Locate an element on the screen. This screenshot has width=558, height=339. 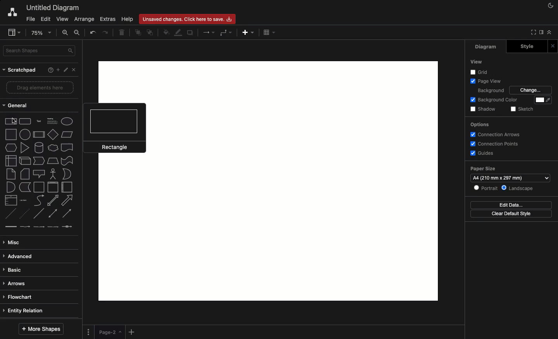
Zoom in is located at coordinates (65, 34).